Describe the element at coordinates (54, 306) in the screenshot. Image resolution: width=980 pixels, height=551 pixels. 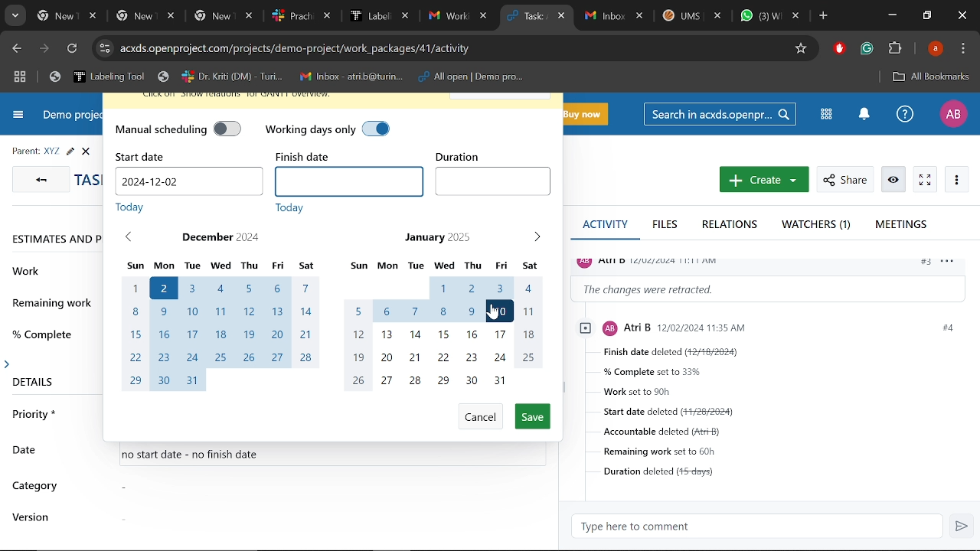
I see `remaining work` at that location.